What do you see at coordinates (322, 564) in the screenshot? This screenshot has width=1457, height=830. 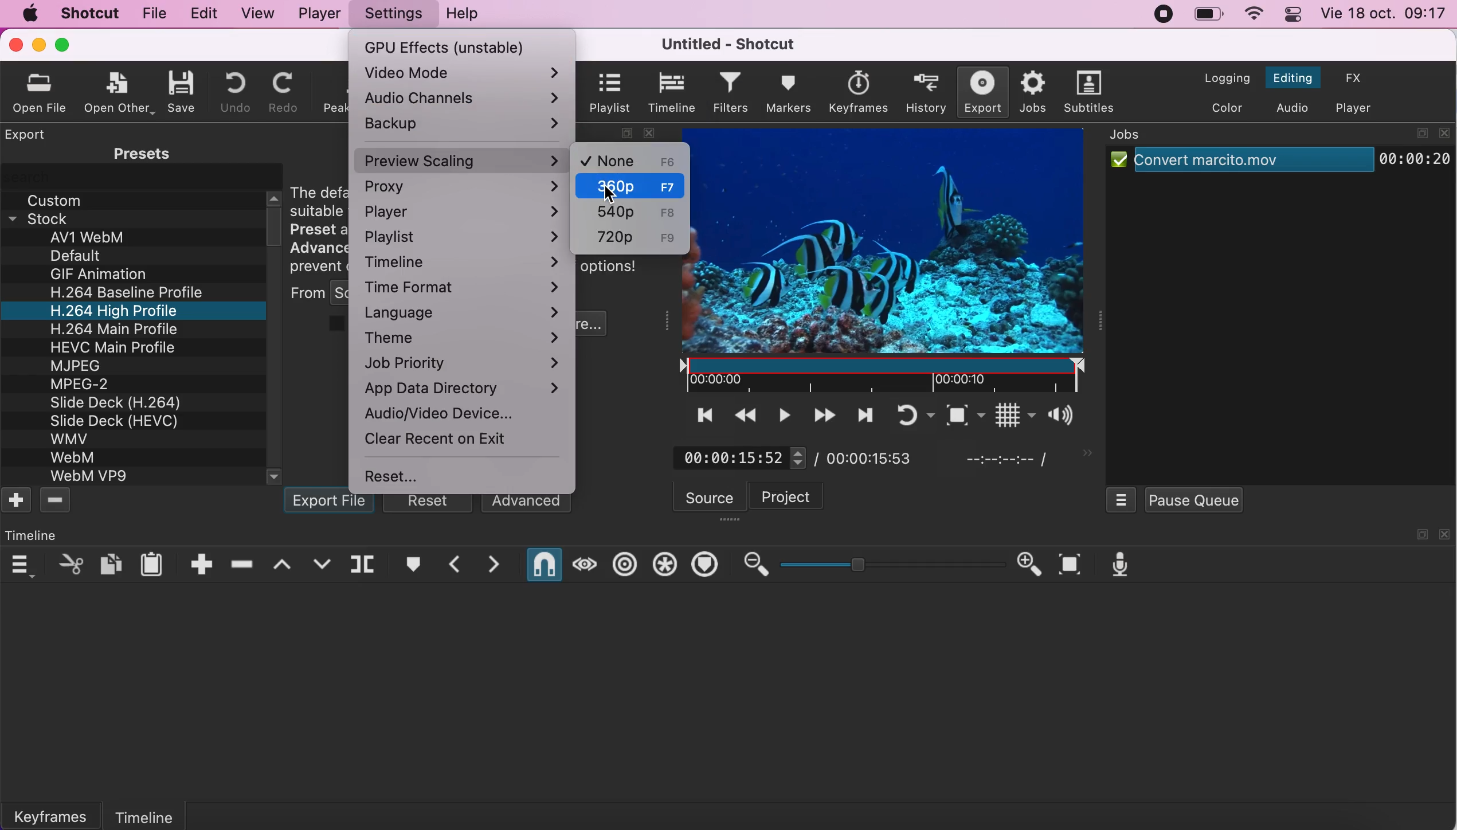 I see `overwrite` at bounding box center [322, 564].